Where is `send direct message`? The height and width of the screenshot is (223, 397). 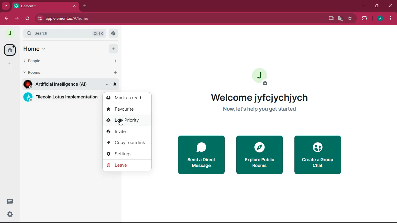
send direct message is located at coordinates (201, 155).